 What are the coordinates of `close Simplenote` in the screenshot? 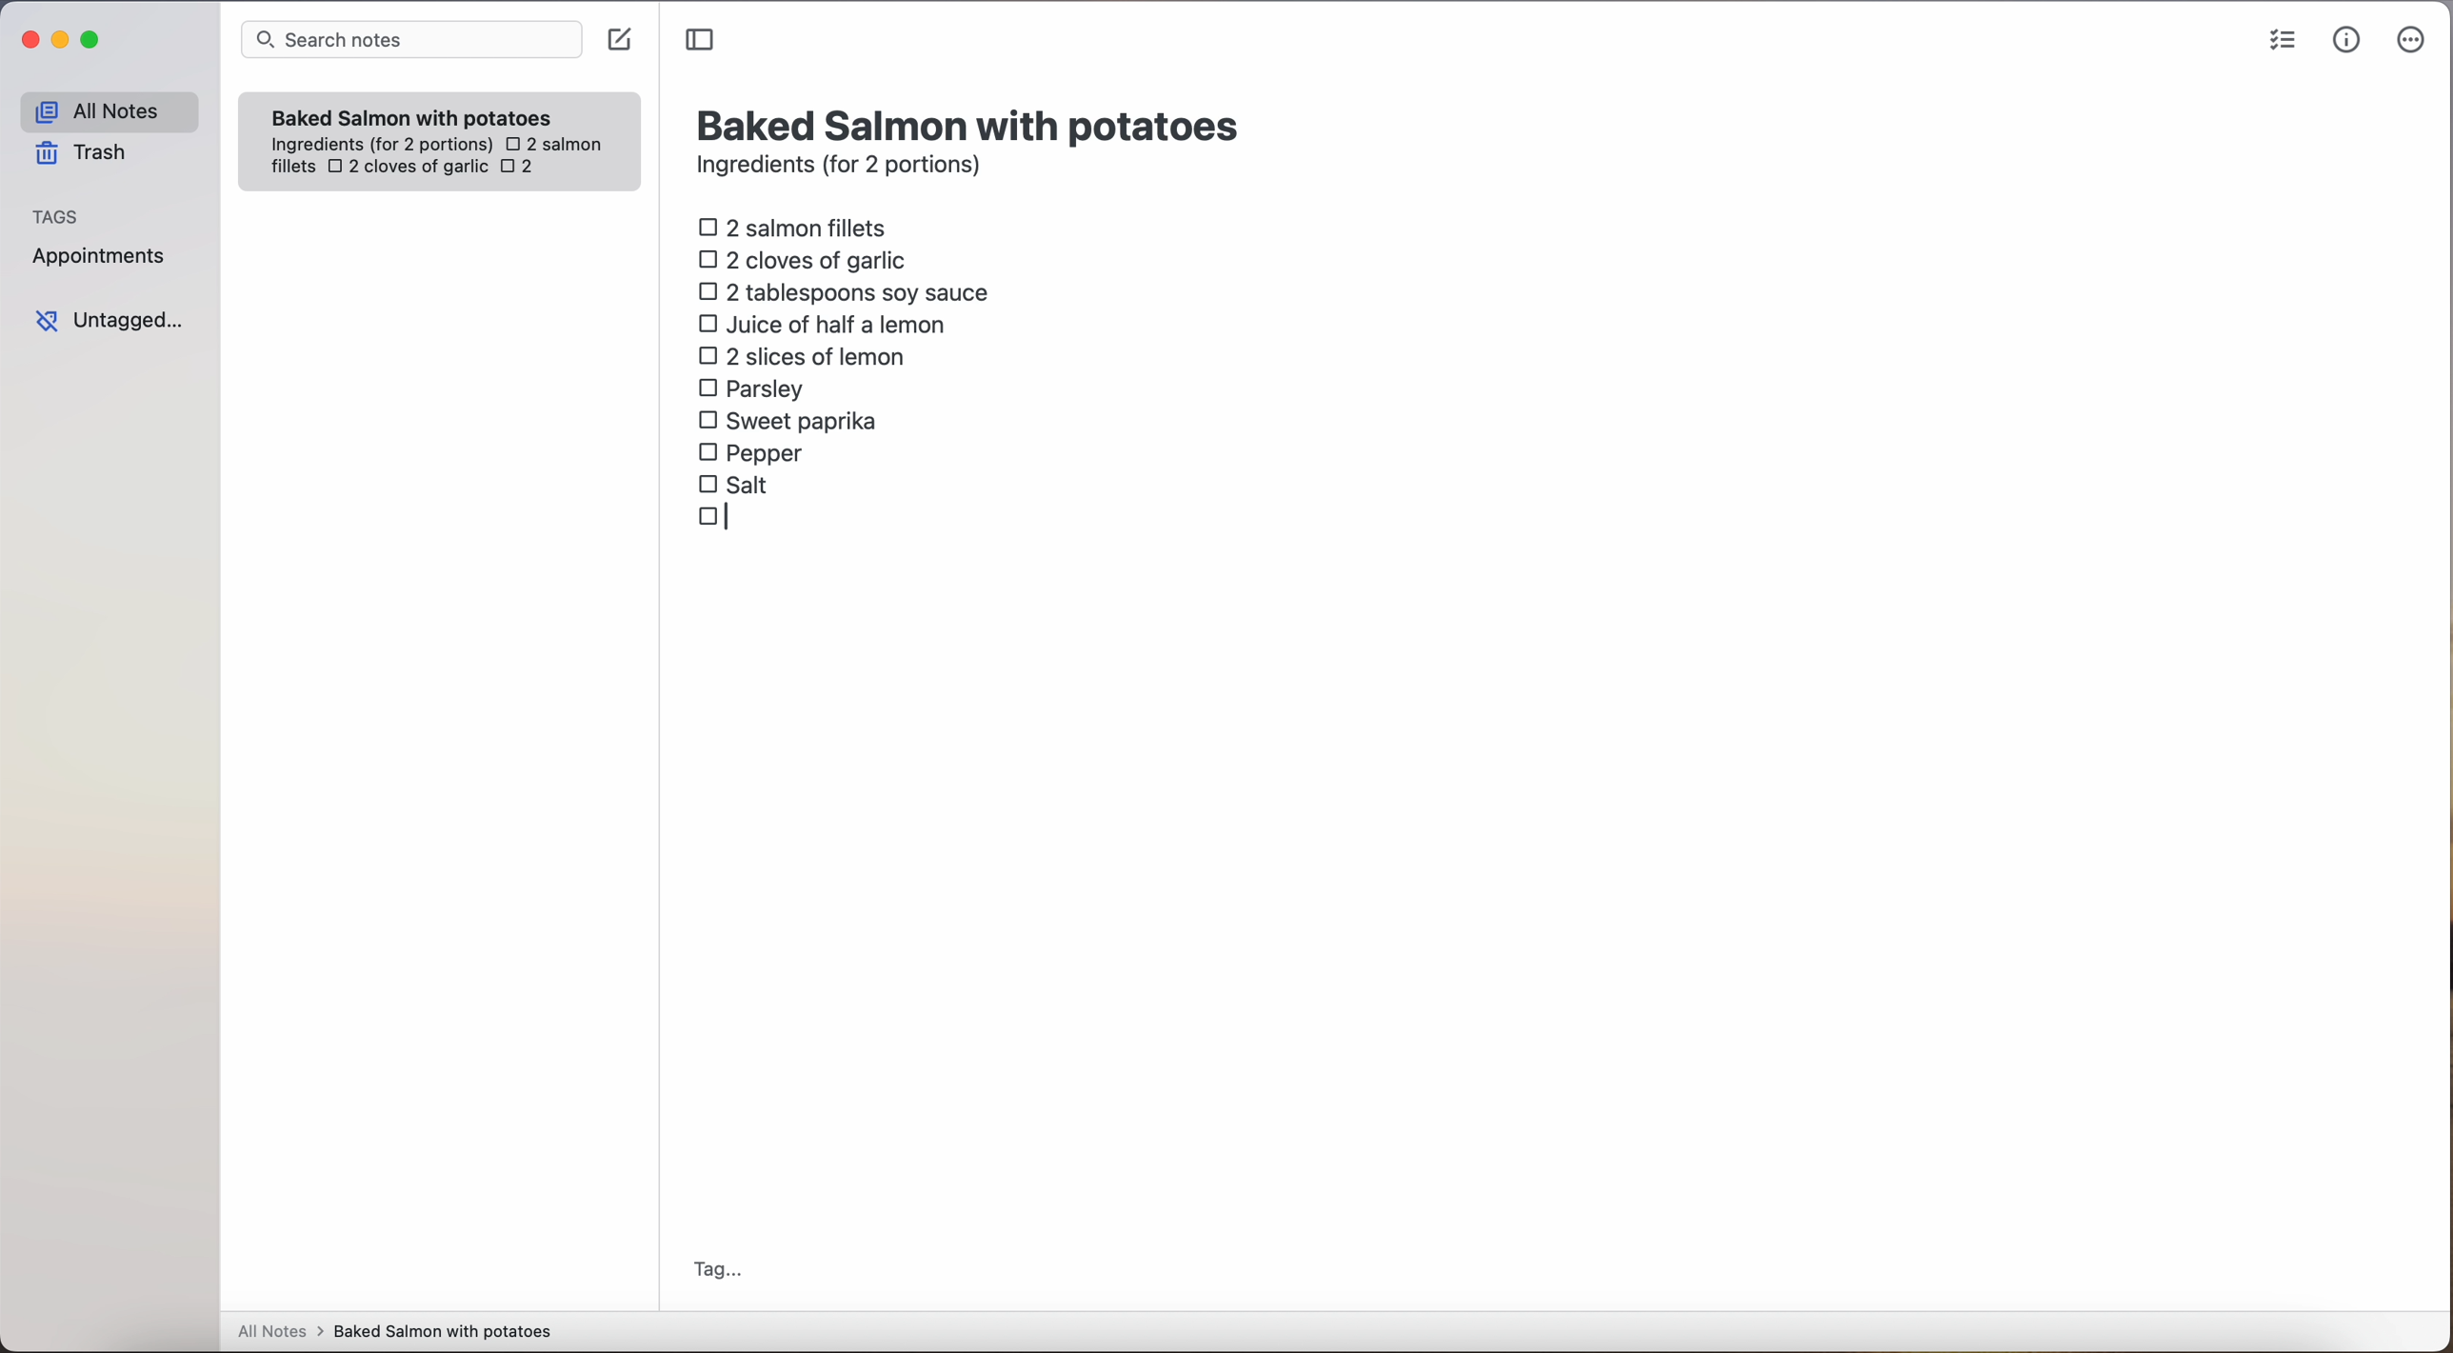 It's located at (28, 41).